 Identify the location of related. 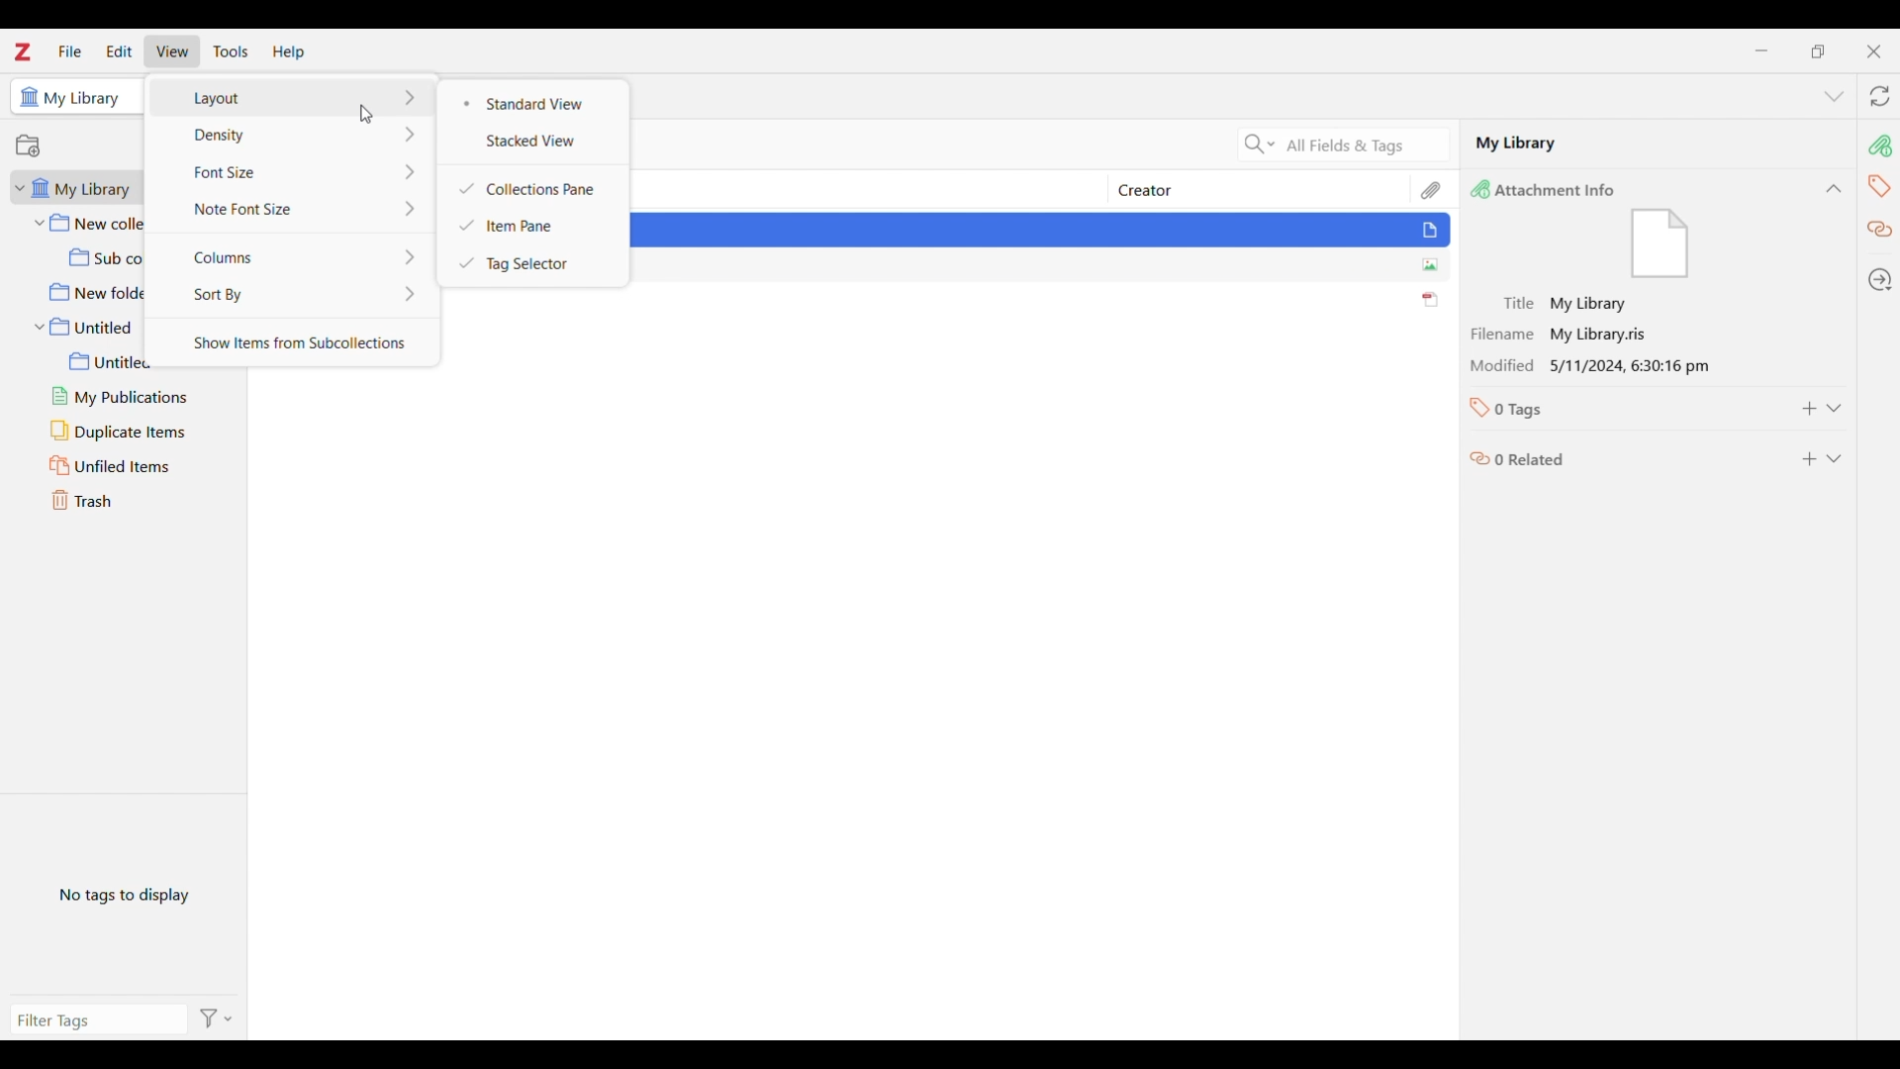
(1878, 231).